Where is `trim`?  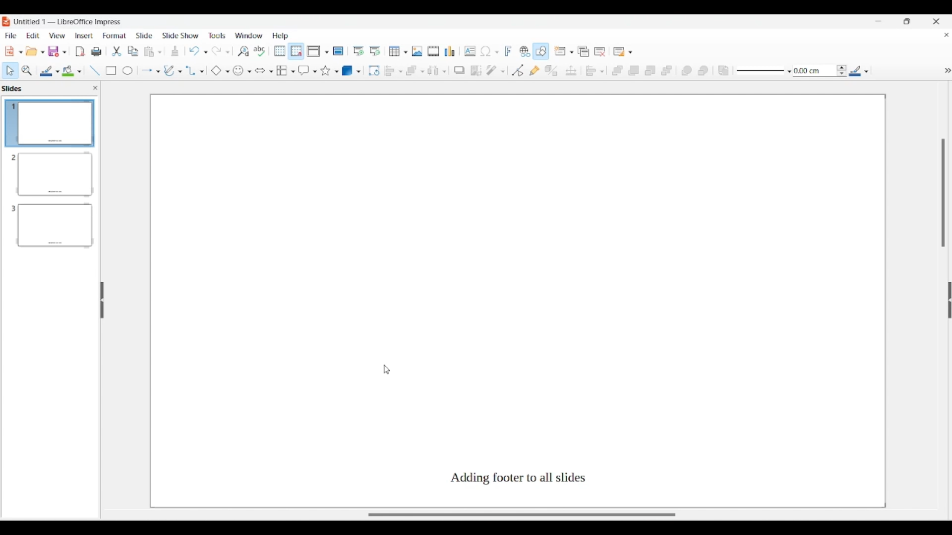 trim is located at coordinates (115, 51).